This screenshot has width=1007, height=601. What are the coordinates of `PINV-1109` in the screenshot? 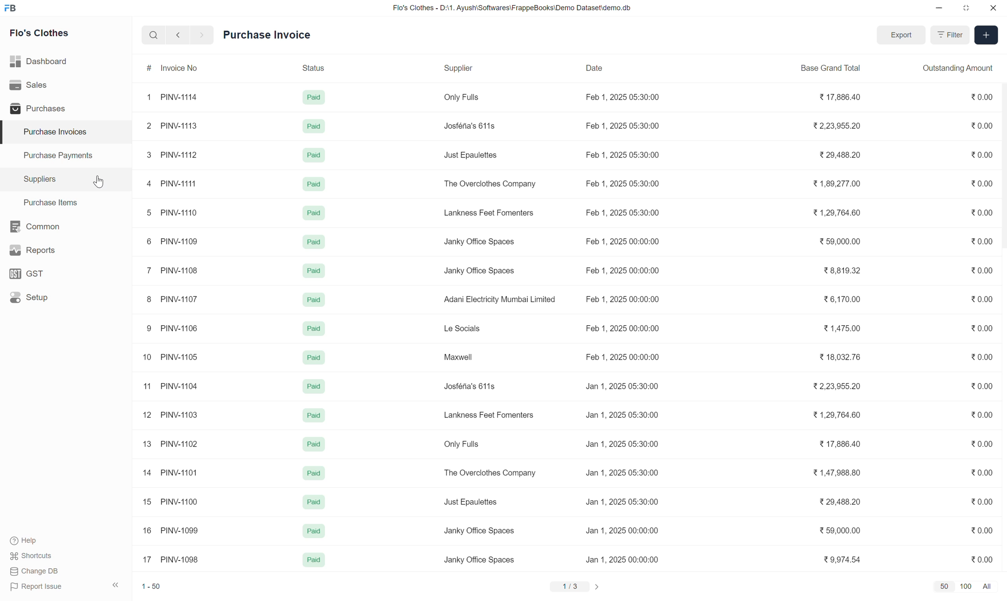 It's located at (179, 241).